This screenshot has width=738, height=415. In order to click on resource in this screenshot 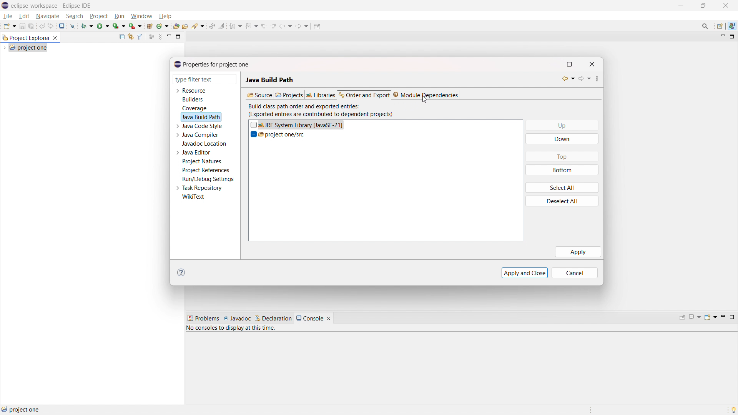, I will do `click(194, 90)`.